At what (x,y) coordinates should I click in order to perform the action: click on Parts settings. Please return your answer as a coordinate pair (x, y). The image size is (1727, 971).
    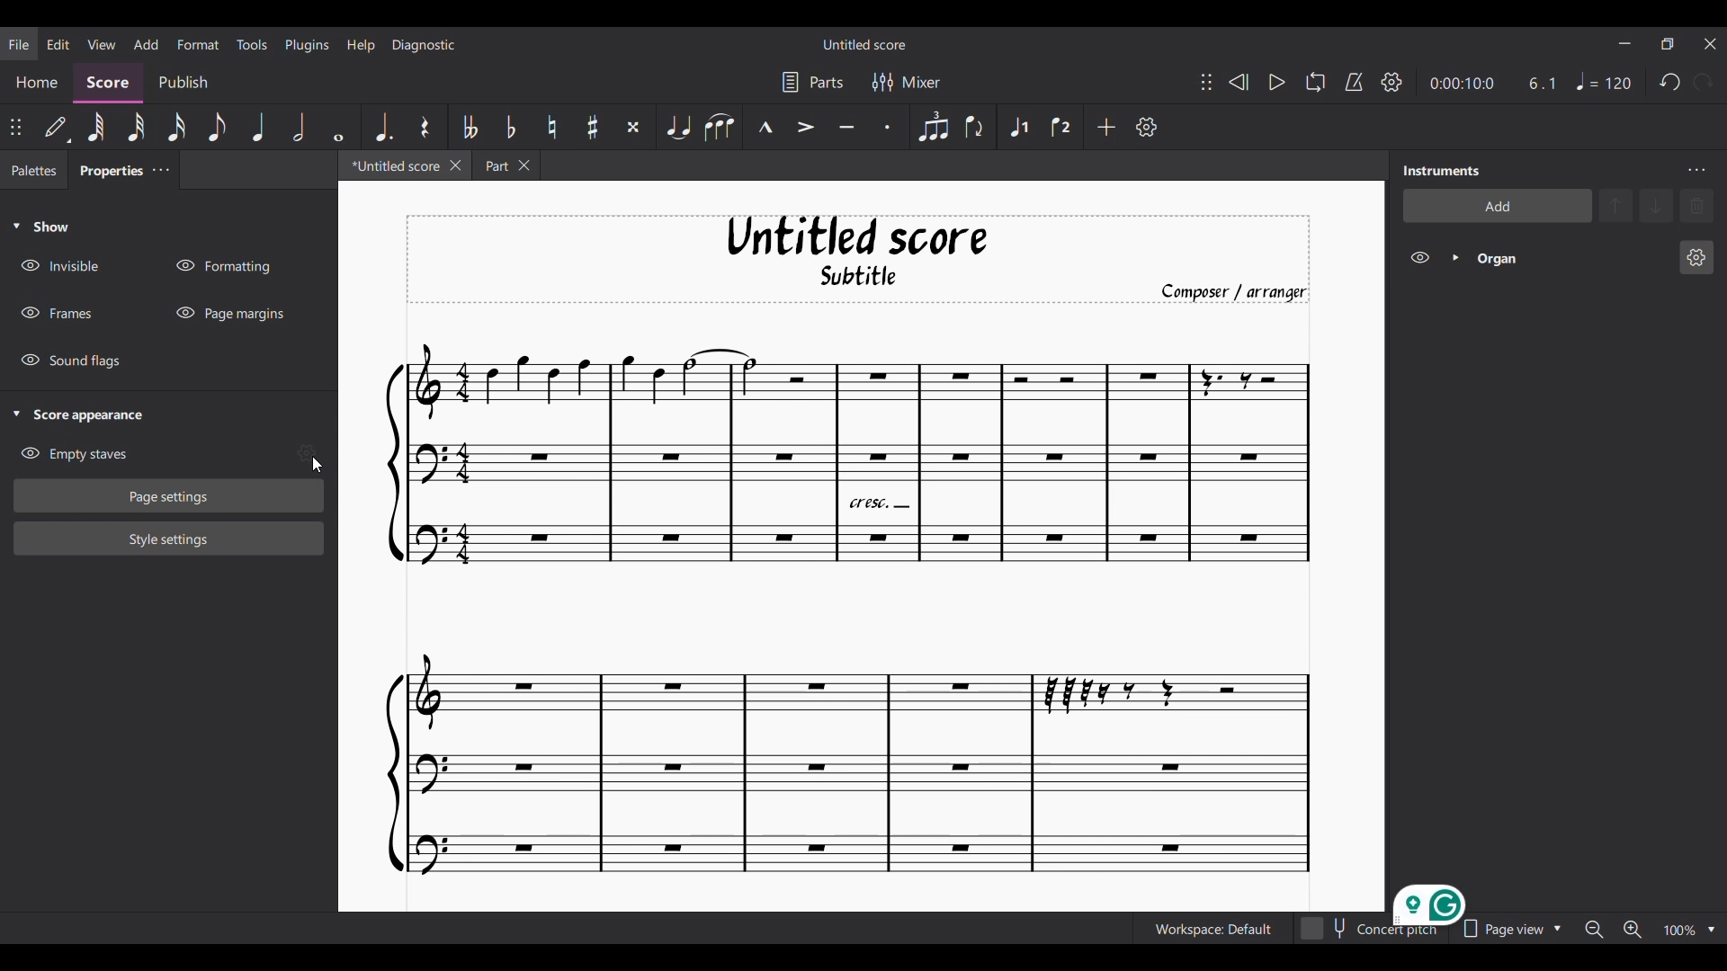
    Looking at the image, I should click on (811, 82).